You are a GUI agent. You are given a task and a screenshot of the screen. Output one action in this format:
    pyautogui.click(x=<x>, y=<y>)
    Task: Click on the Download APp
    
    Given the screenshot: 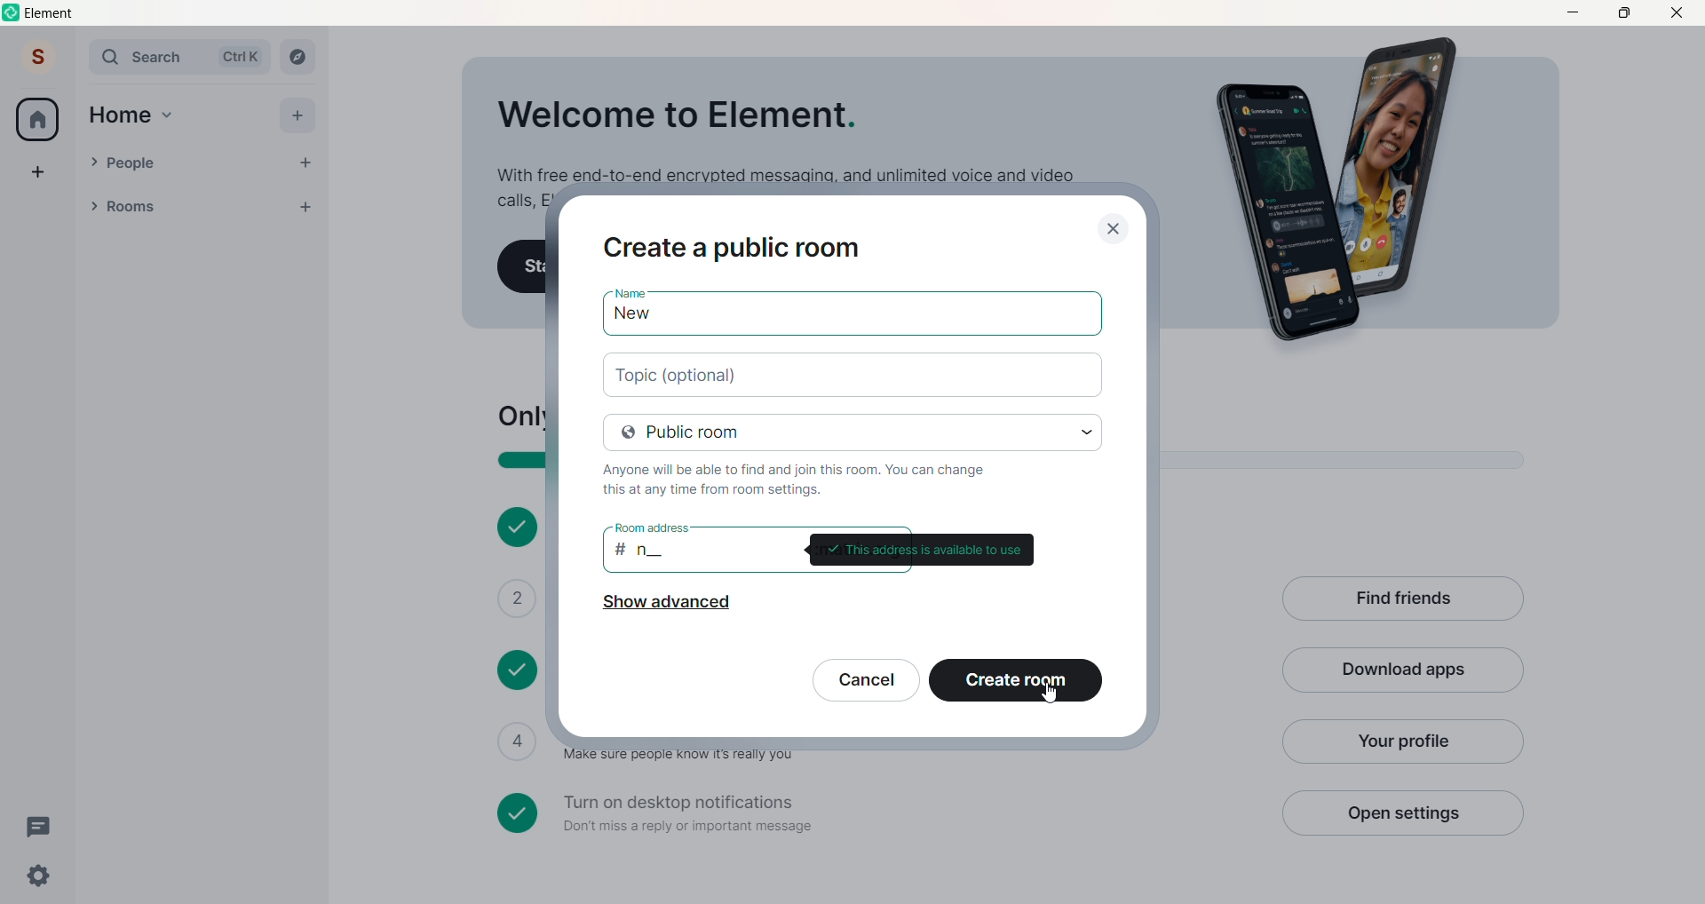 What is the action you would take?
    pyautogui.click(x=1403, y=671)
    